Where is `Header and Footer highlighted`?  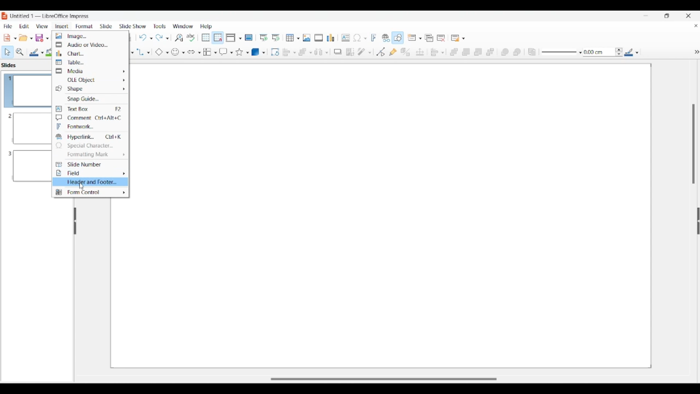 Header and Footer highlighted is located at coordinates (90, 182).